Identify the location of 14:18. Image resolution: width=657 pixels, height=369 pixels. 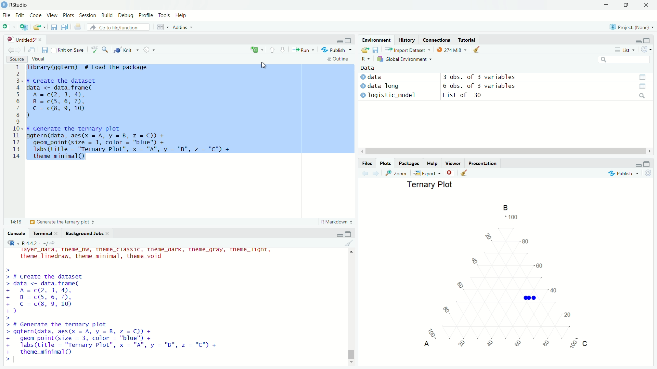
(15, 221).